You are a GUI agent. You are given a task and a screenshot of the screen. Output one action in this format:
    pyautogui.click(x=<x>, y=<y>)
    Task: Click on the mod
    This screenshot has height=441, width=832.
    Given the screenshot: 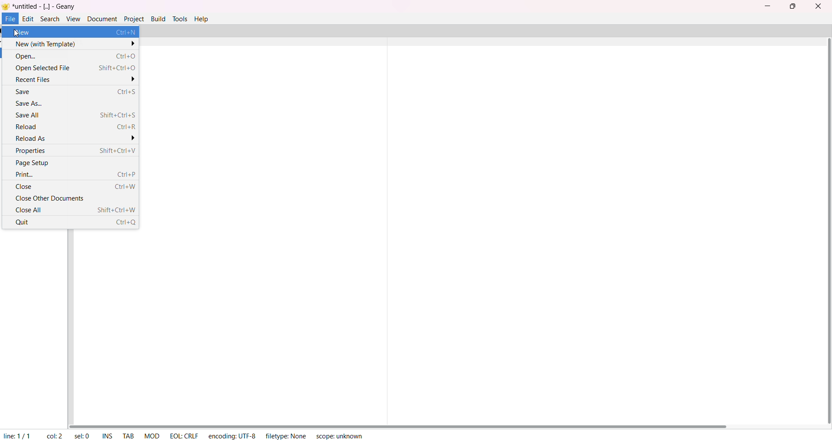 What is the action you would take?
    pyautogui.click(x=150, y=435)
    